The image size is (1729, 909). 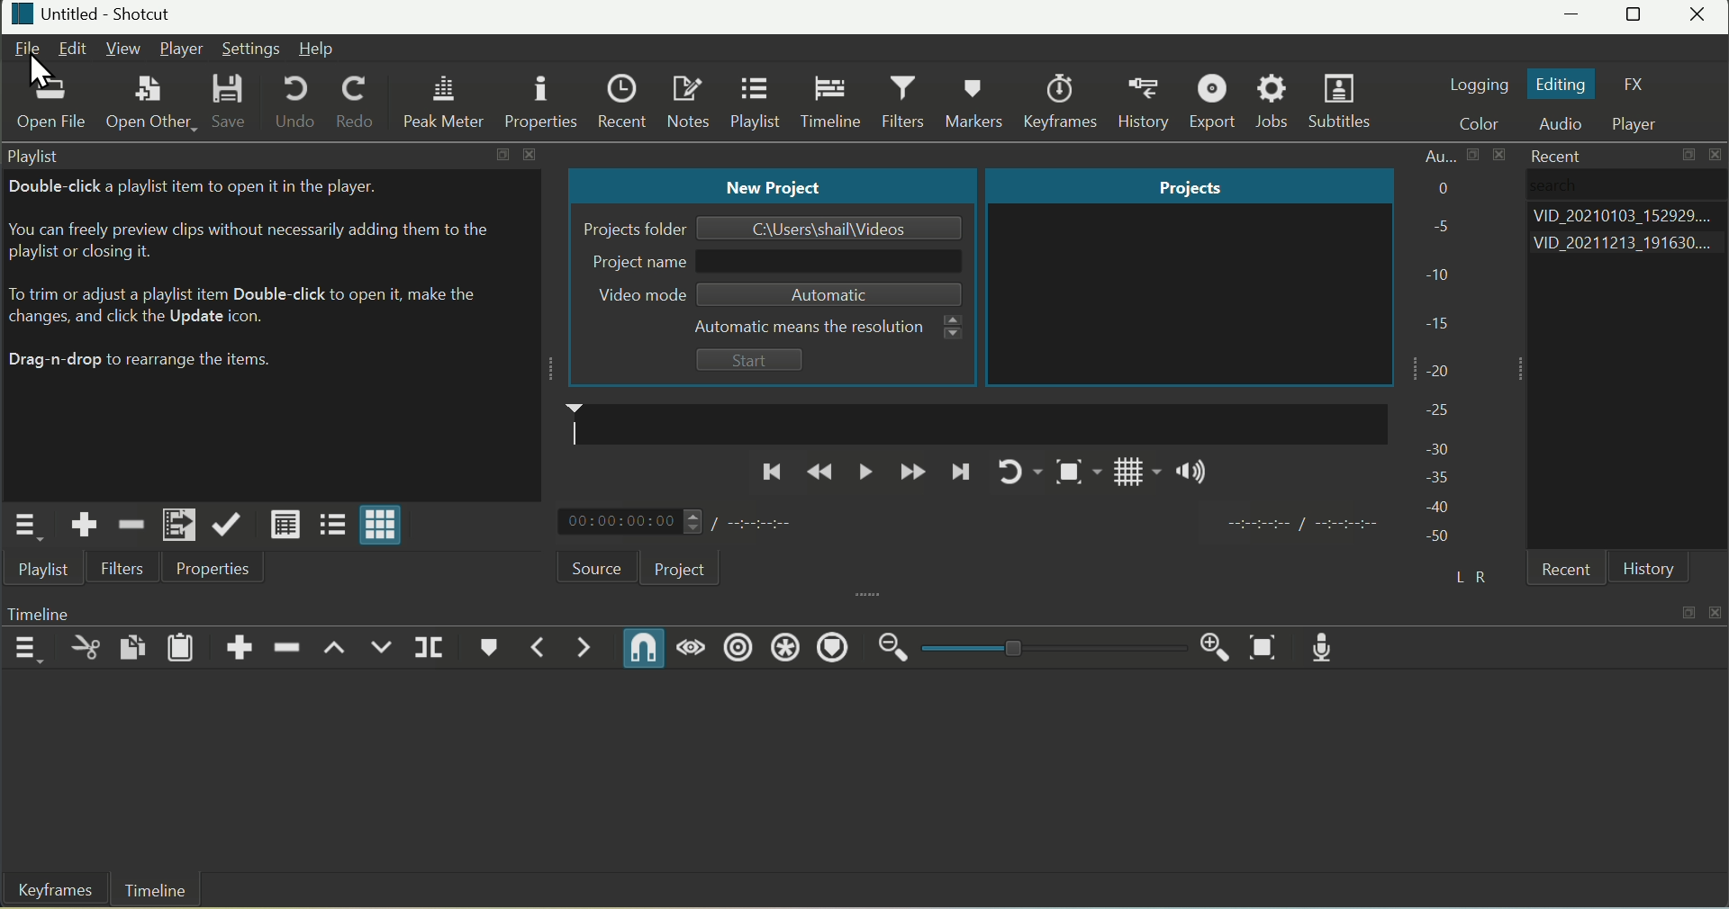 I want to click on Sound, so click(x=1193, y=475).